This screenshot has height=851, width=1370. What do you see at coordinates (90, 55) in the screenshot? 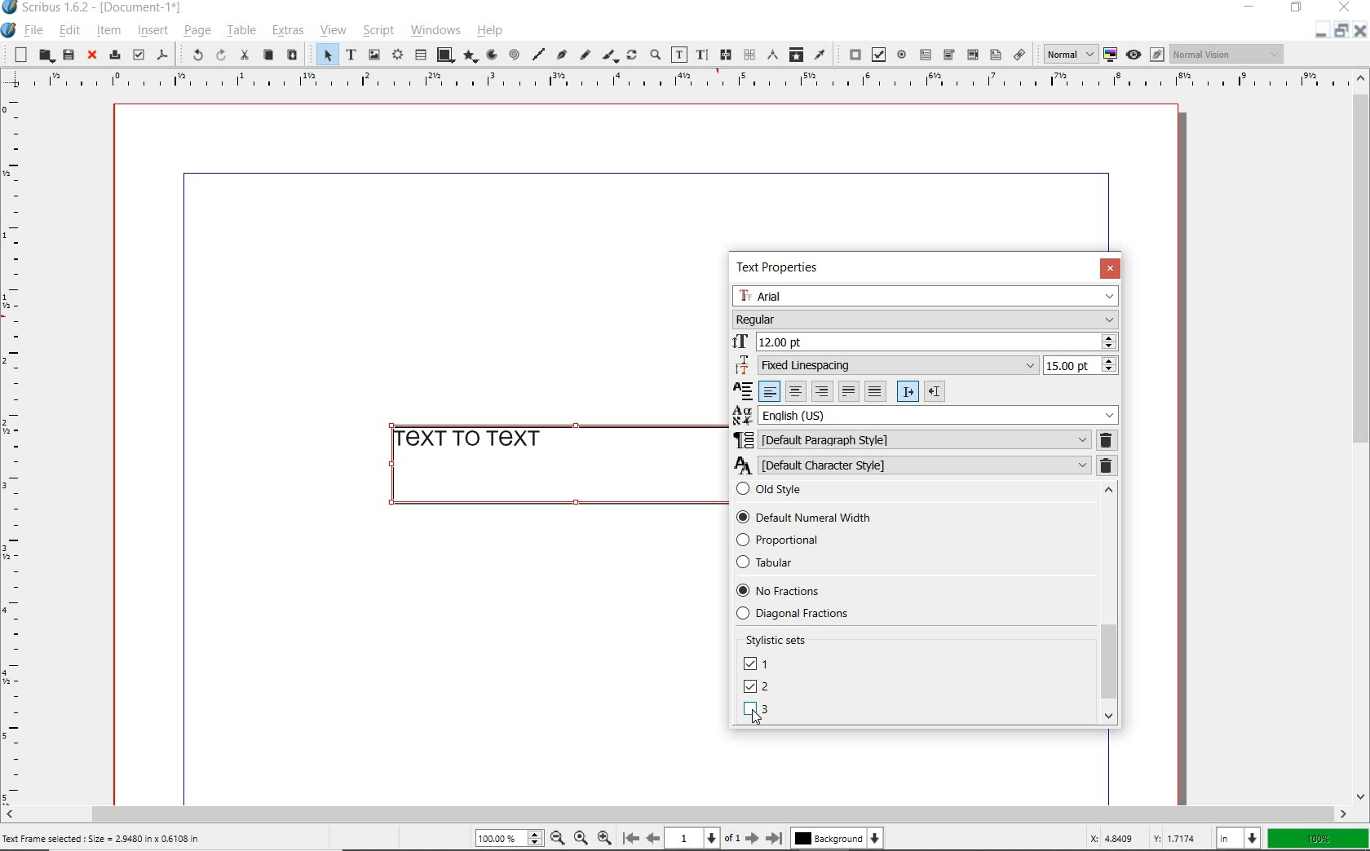
I see `close` at bounding box center [90, 55].